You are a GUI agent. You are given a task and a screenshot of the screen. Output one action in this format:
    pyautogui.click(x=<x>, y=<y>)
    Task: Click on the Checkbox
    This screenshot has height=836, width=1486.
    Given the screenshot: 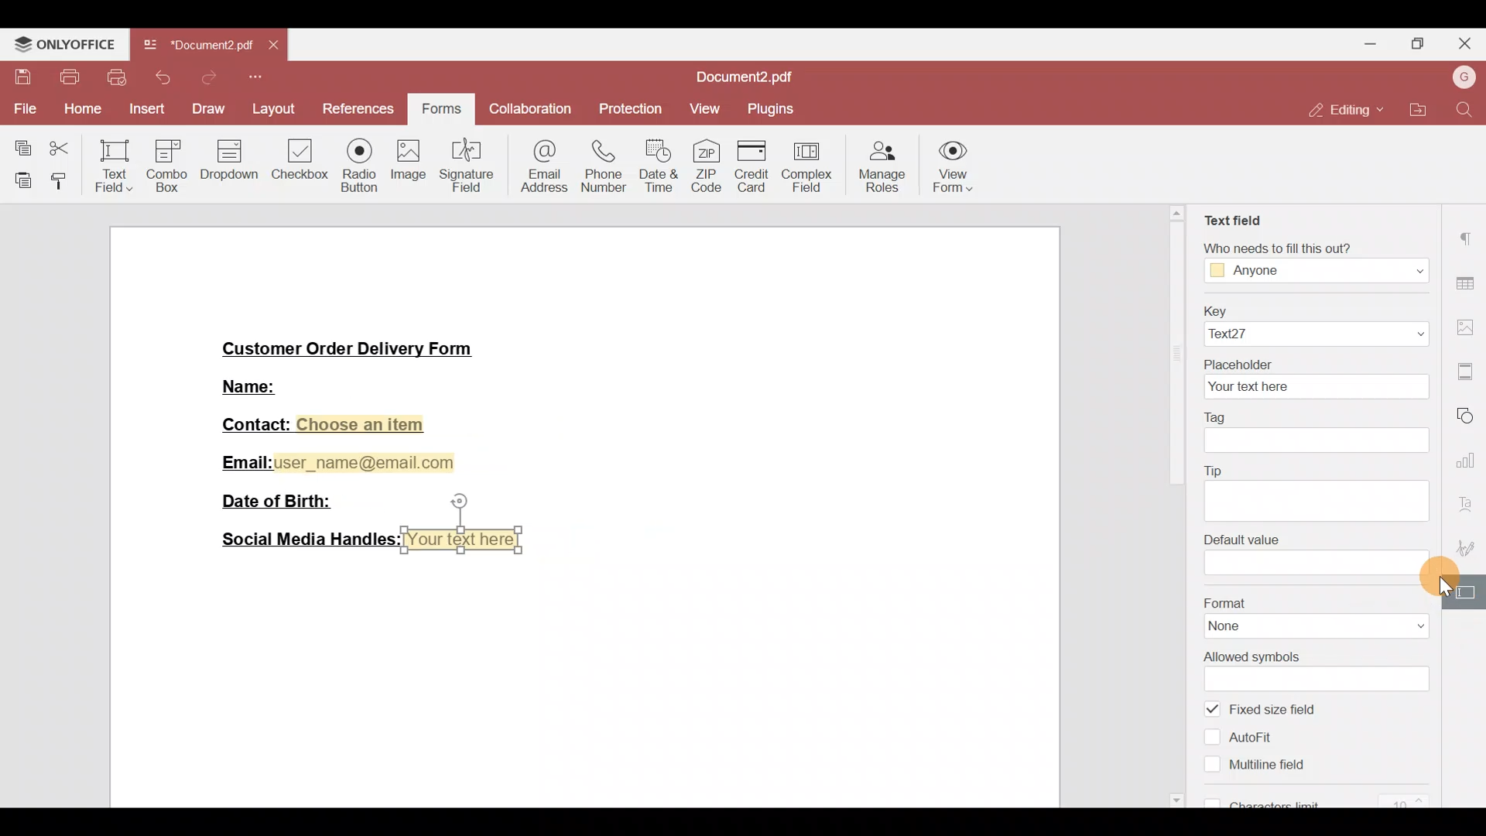 What is the action you would take?
    pyautogui.click(x=298, y=158)
    